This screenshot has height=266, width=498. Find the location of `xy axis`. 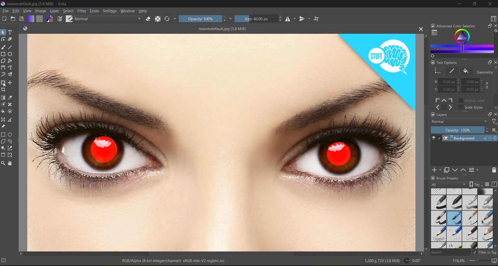

xy axis is located at coordinates (447, 82).